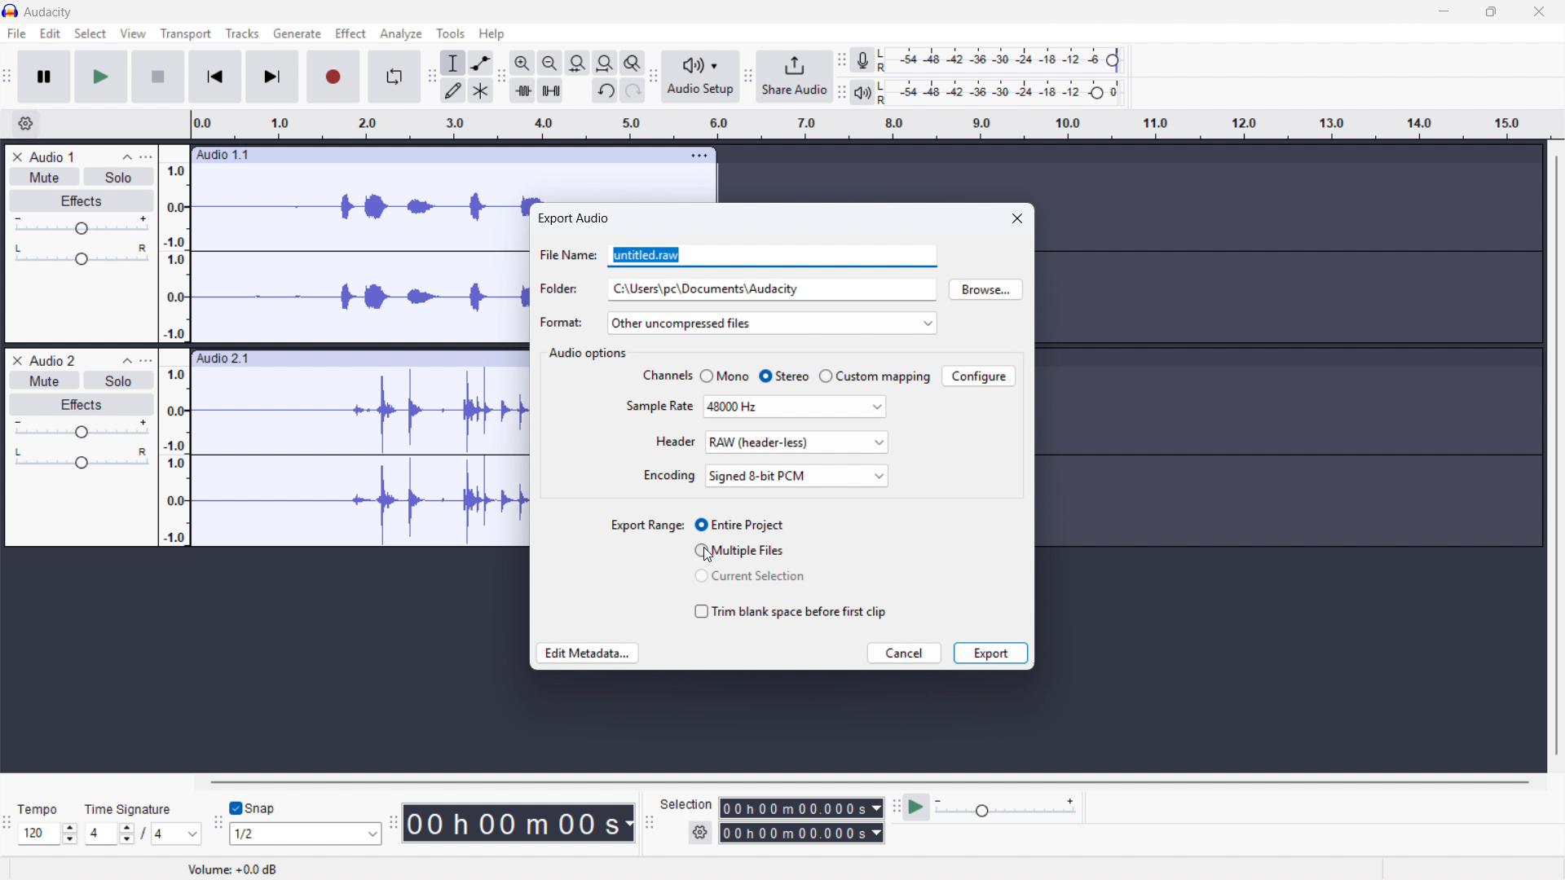 Image resolution: width=1565 pixels, height=880 pixels. What do you see at coordinates (699, 833) in the screenshot?
I see `Selection settings` at bounding box center [699, 833].